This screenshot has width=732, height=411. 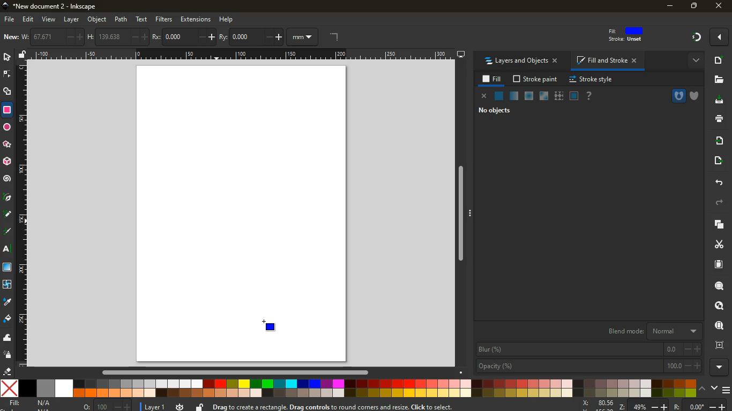 I want to click on angle, so click(x=337, y=37).